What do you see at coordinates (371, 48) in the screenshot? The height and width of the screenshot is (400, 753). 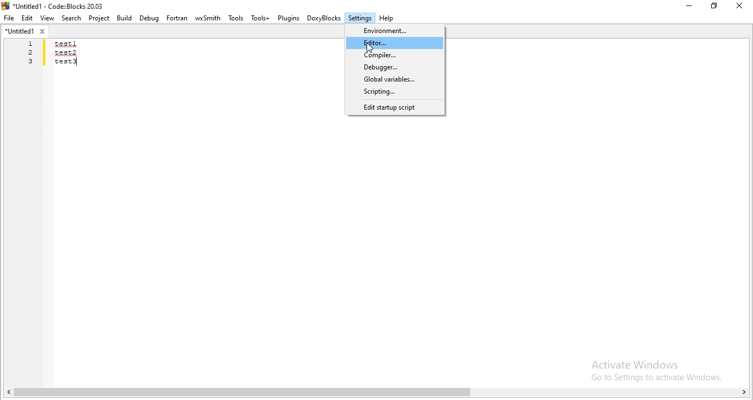 I see `Cursor on Editor` at bounding box center [371, 48].